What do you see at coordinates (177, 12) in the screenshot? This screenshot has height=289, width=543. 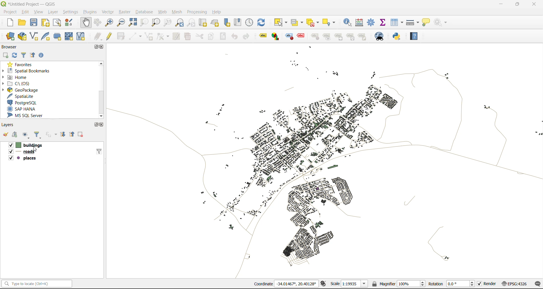 I see `mesh` at bounding box center [177, 12].